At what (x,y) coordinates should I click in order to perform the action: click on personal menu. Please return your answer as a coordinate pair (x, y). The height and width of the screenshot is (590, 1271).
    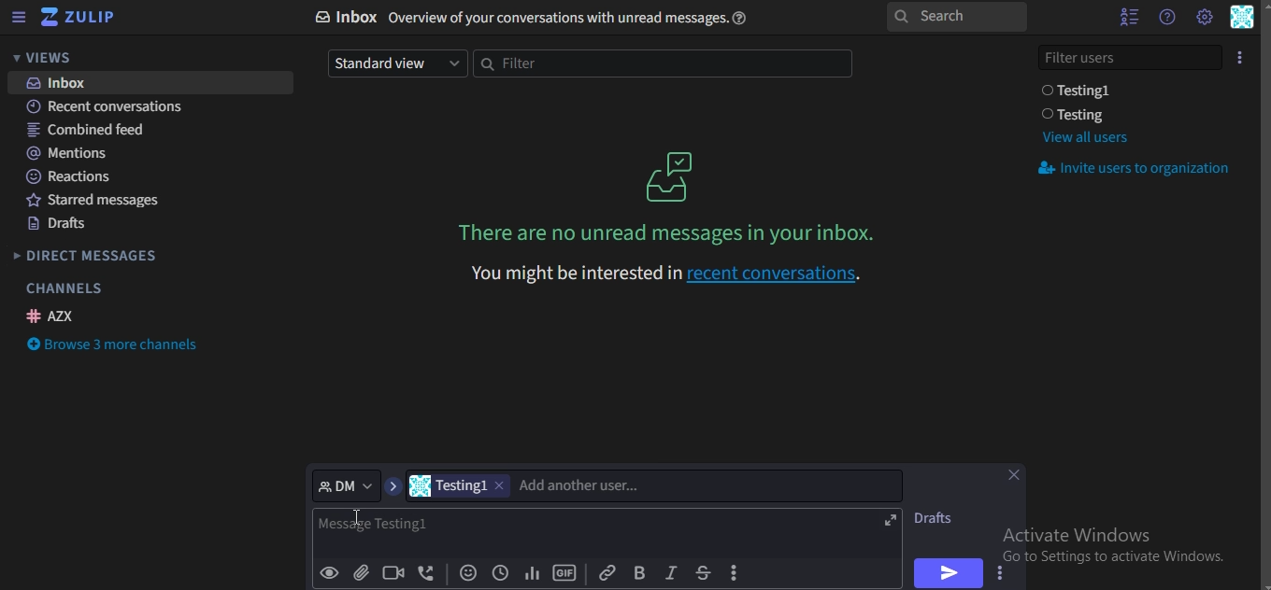
    Looking at the image, I should click on (1243, 19).